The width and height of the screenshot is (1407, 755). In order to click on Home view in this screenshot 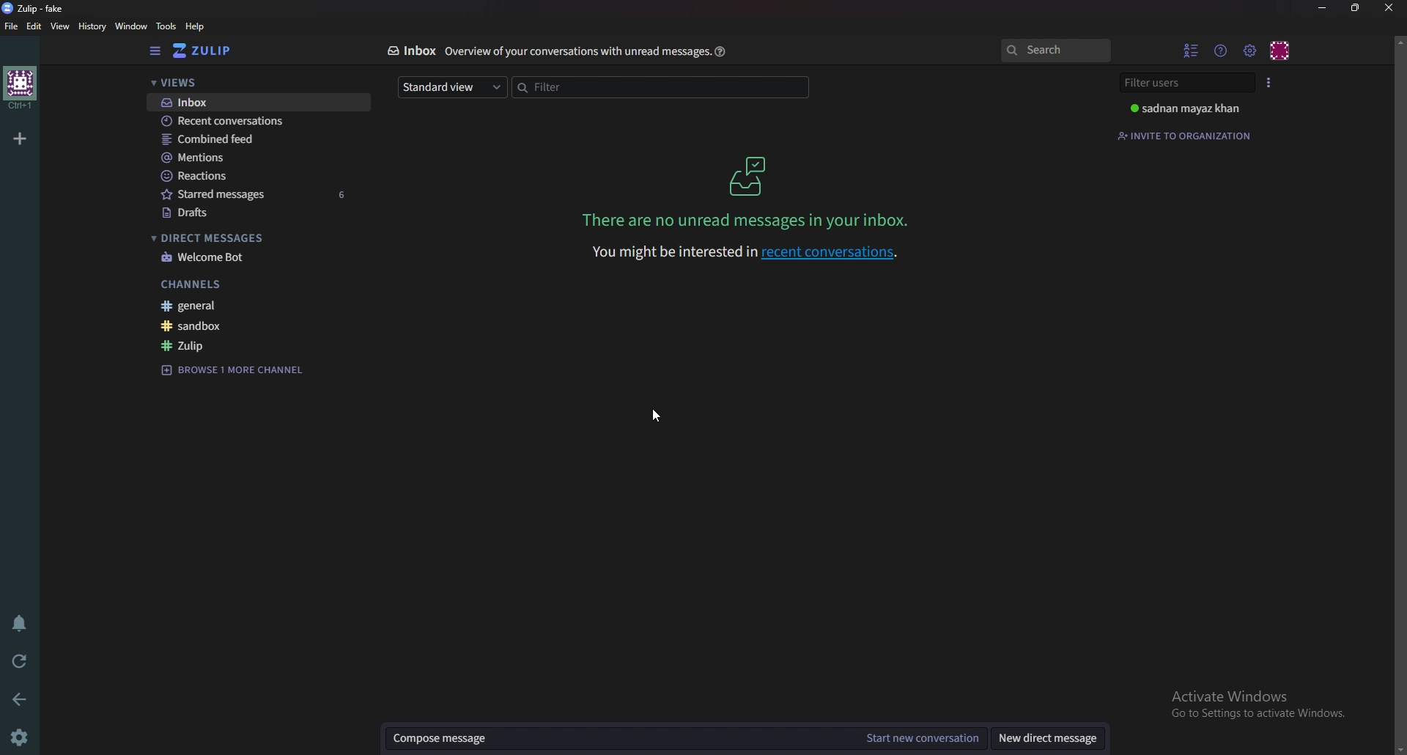, I will do `click(210, 51)`.